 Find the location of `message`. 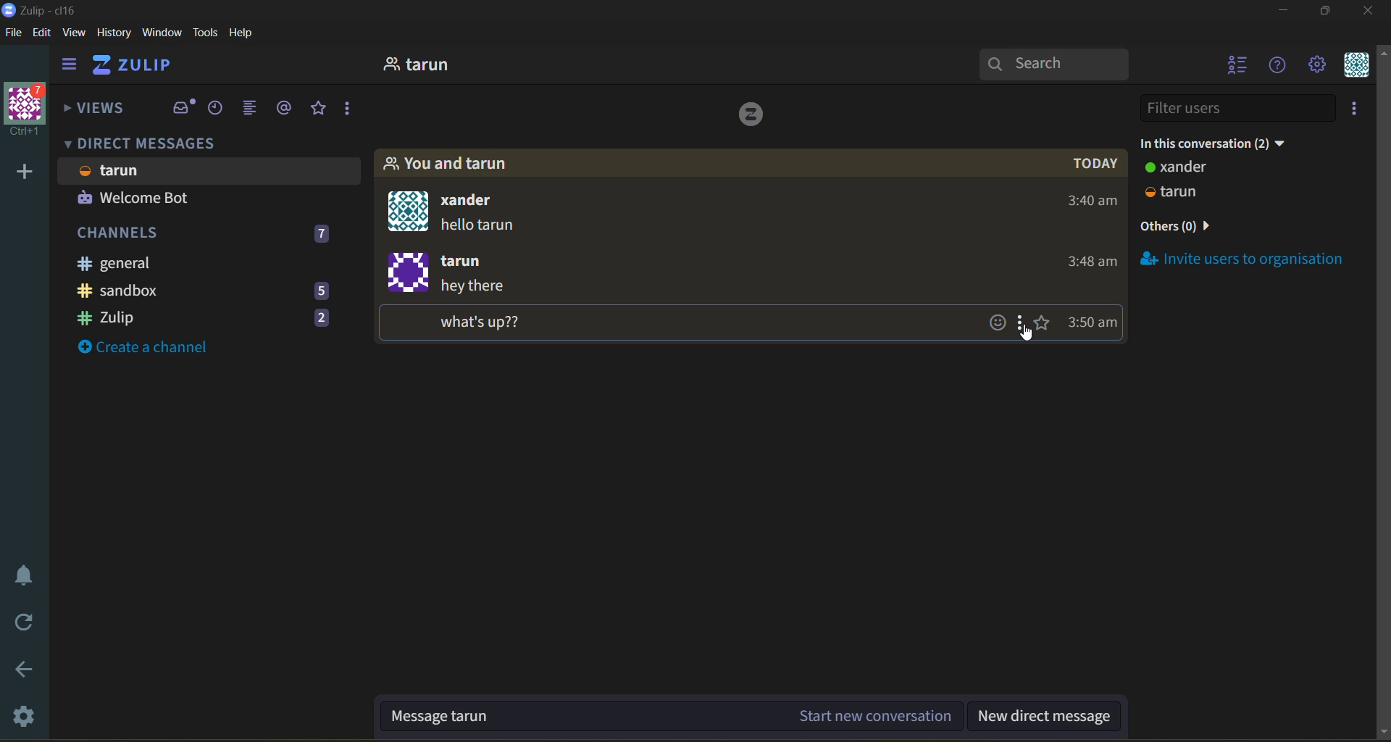

message is located at coordinates (494, 305).